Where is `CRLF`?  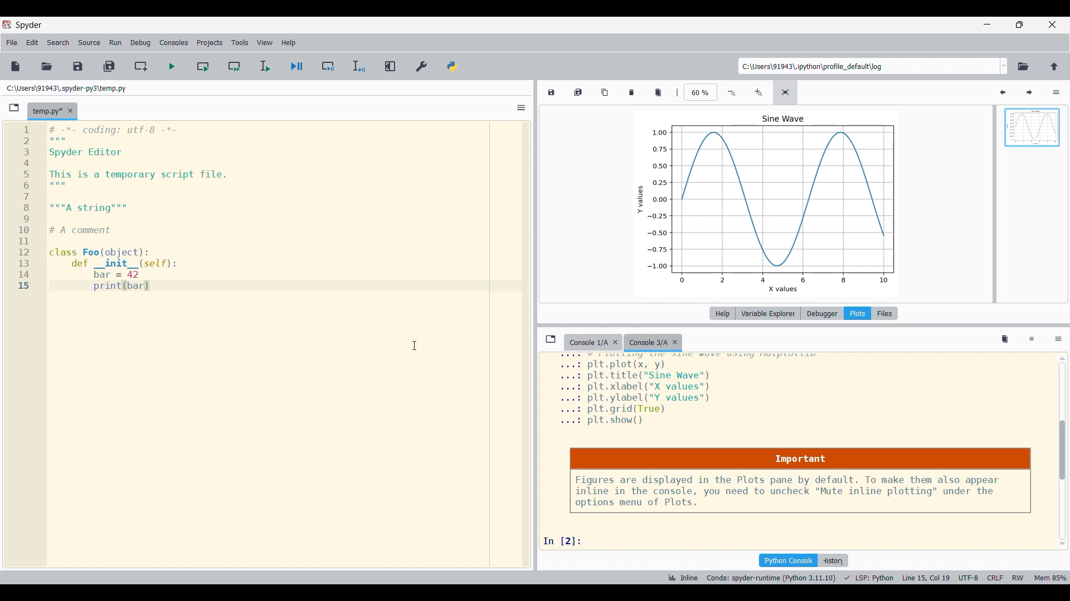
CRLF is located at coordinates (994, 577).